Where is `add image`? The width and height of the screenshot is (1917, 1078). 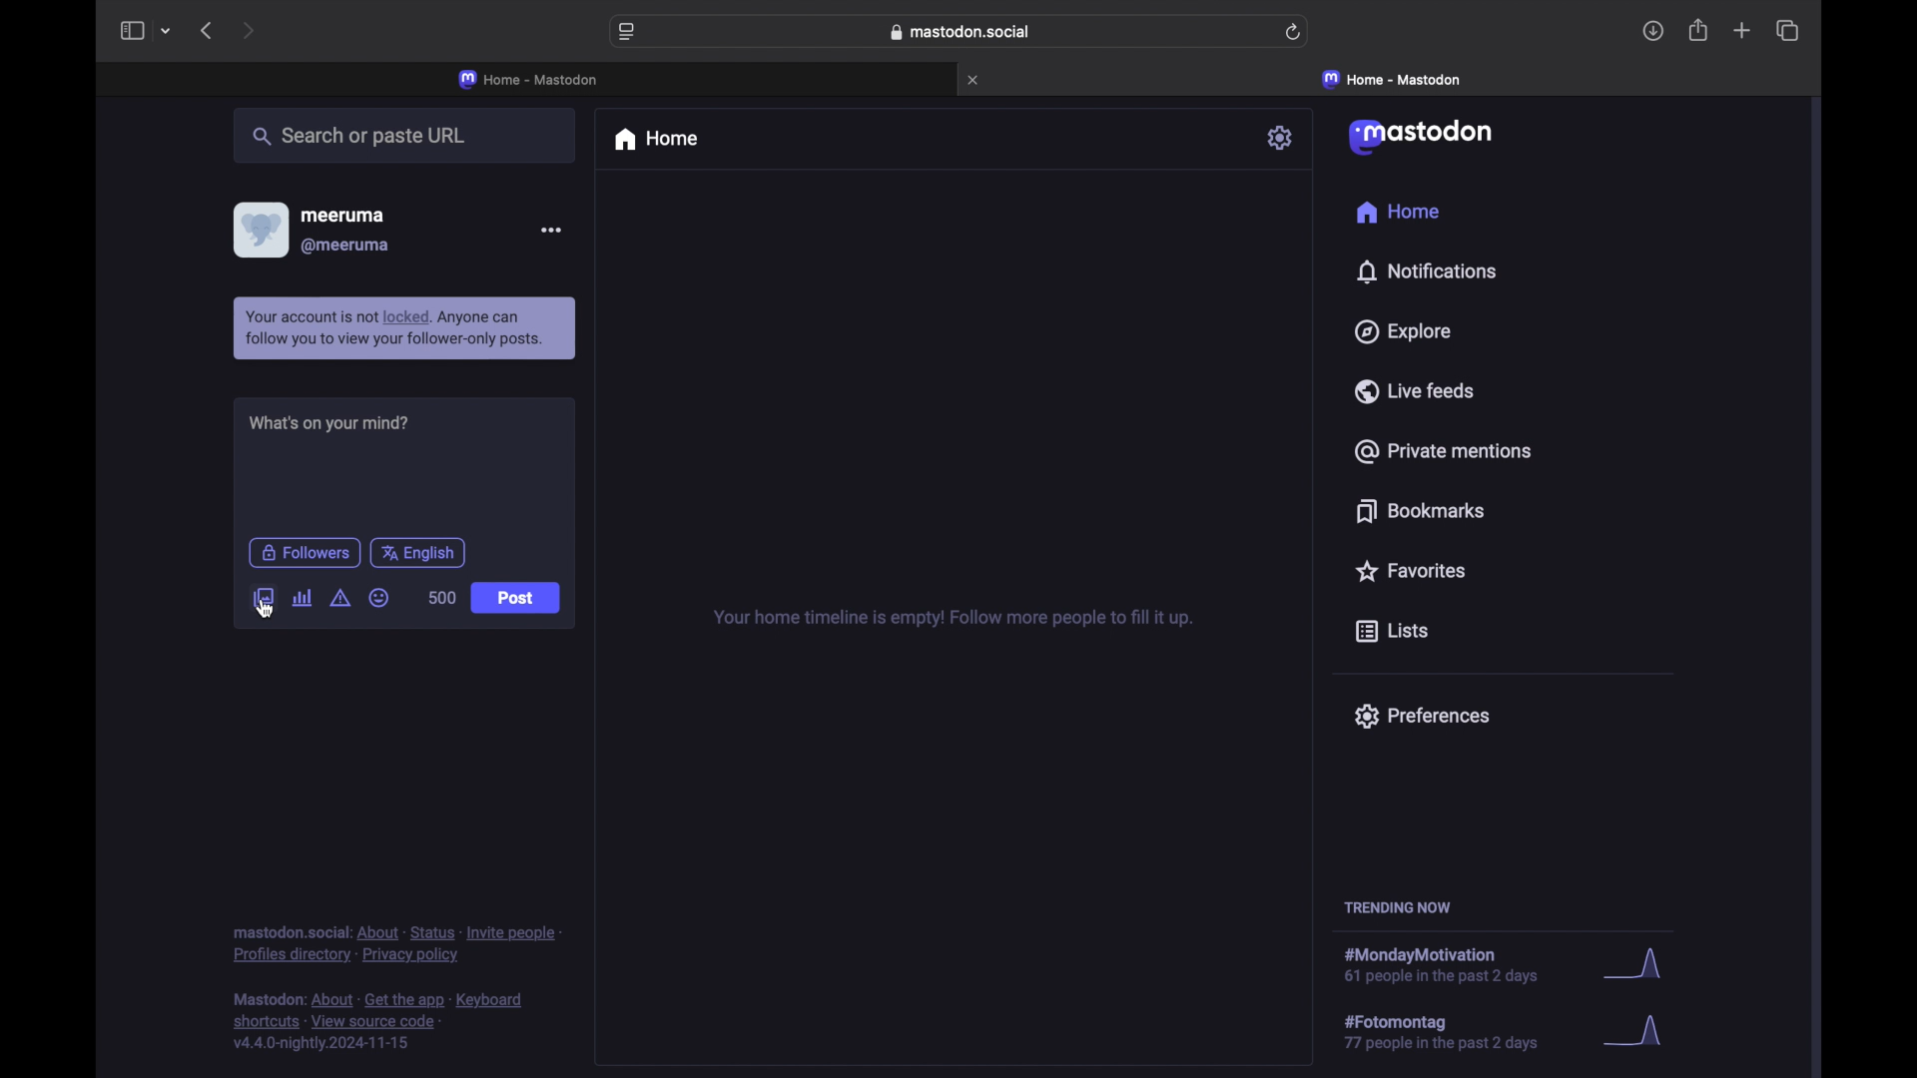
add image is located at coordinates (262, 596).